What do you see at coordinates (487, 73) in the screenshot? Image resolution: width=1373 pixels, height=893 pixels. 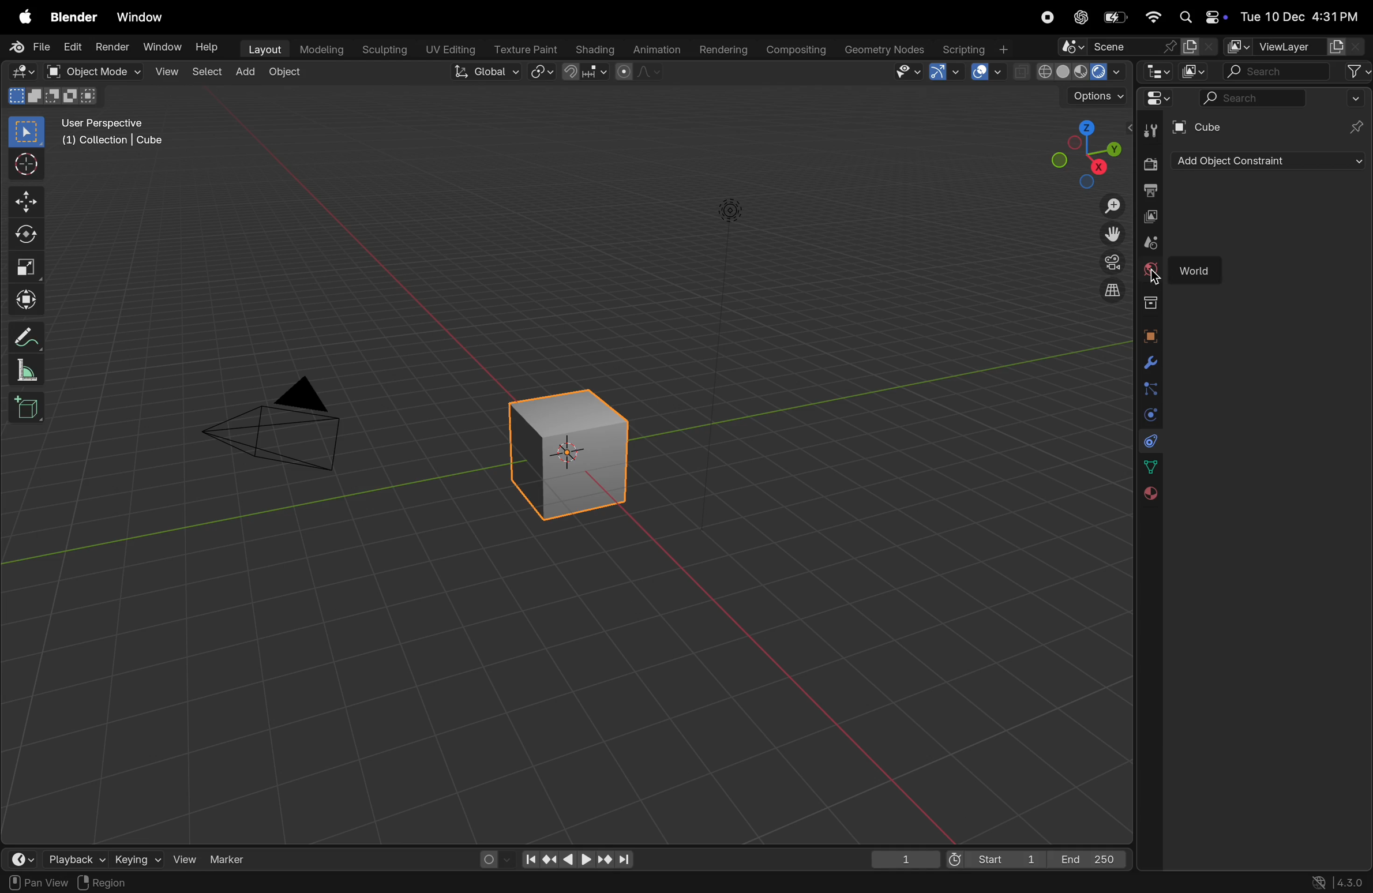 I see `Global` at bounding box center [487, 73].